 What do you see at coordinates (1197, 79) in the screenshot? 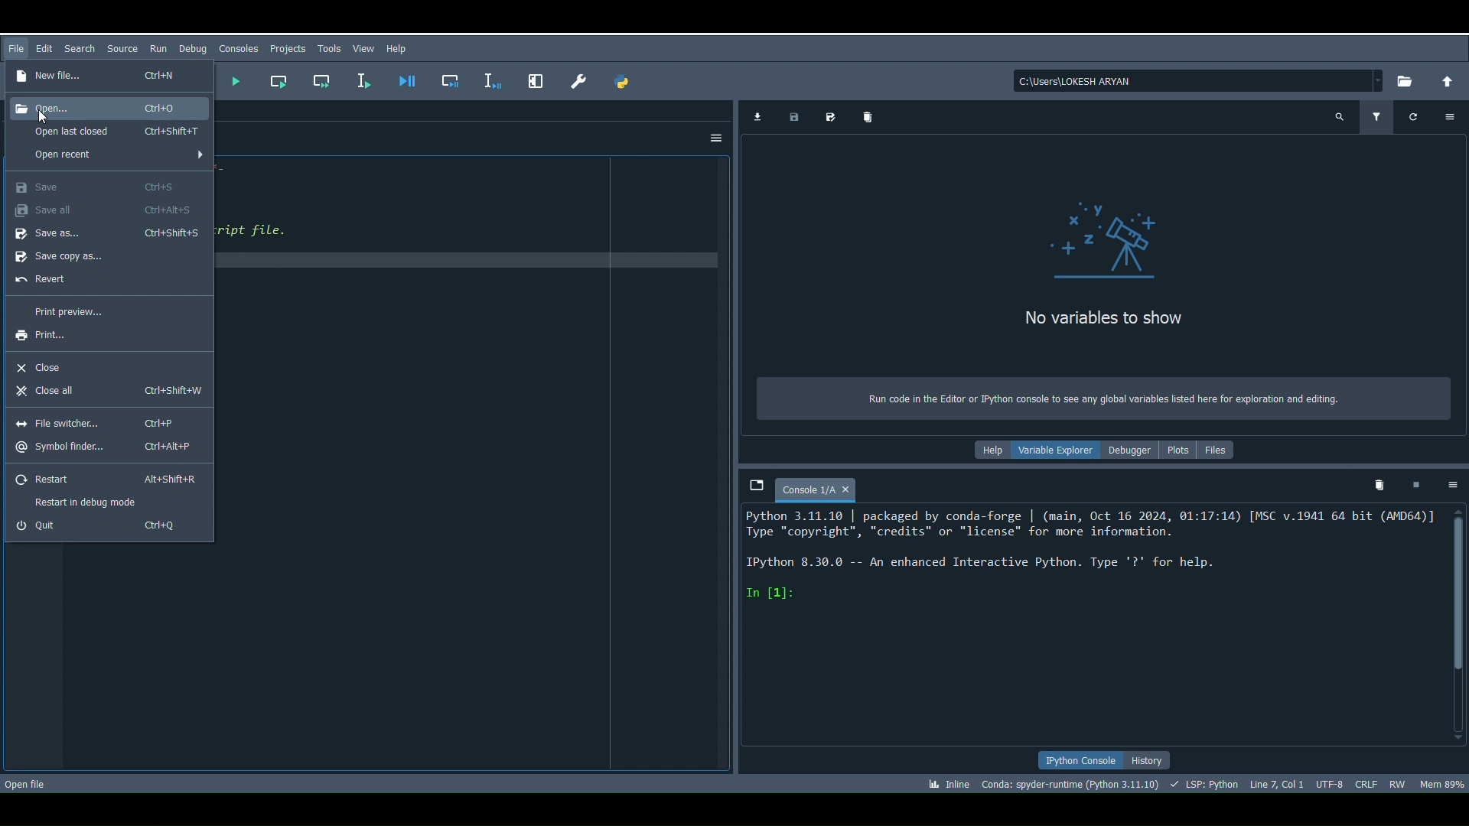
I see `C:\Users\LOKESH ARYAN` at bounding box center [1197, 79].